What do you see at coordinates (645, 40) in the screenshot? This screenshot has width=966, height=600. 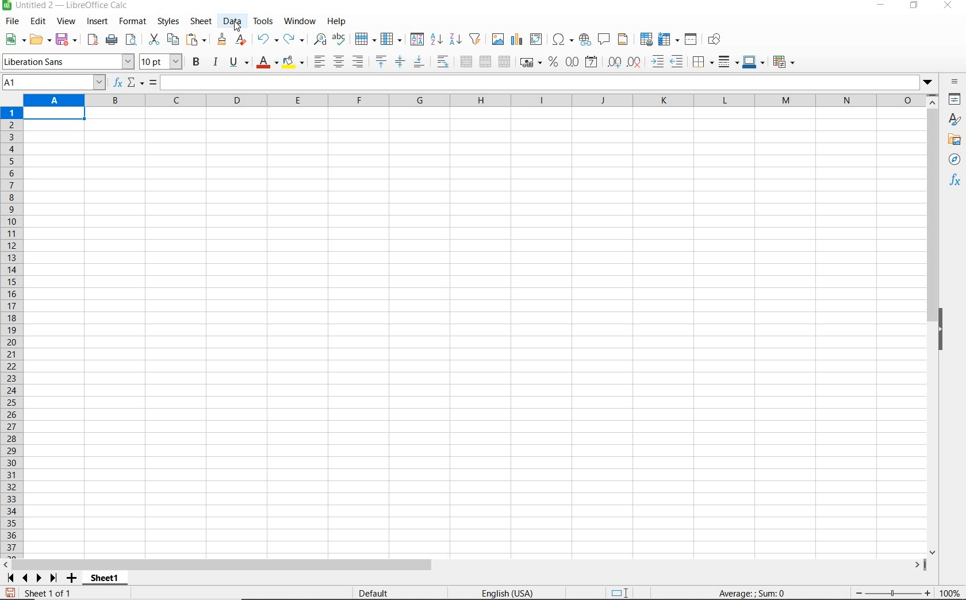 I see `define print area` at bounding box center [645, 40].